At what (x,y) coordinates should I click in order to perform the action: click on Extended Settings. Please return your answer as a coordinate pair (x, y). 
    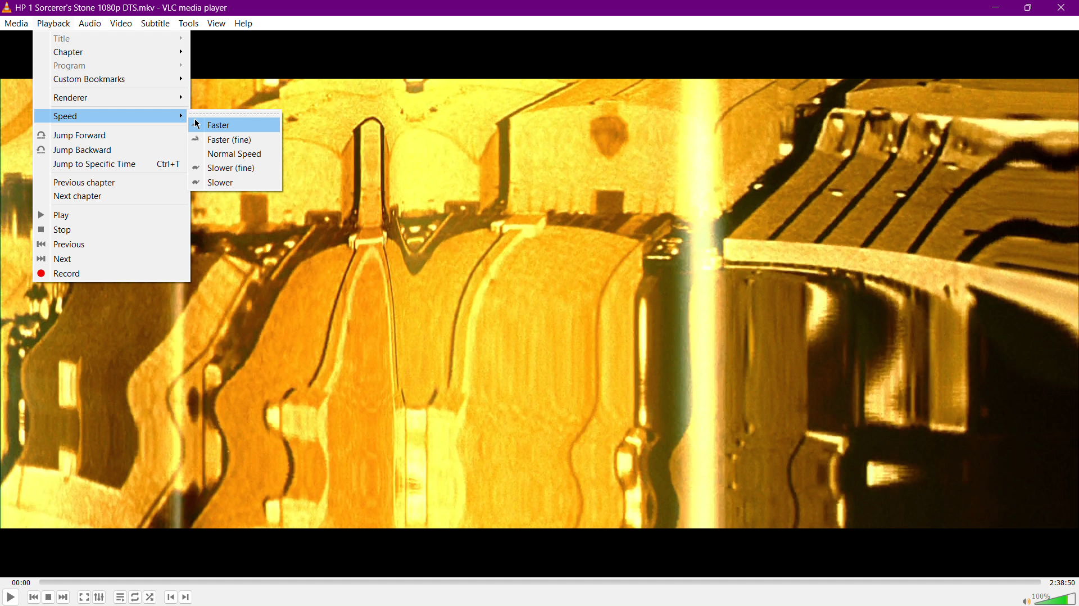
    Looking at the image, I should click on (100, 596).